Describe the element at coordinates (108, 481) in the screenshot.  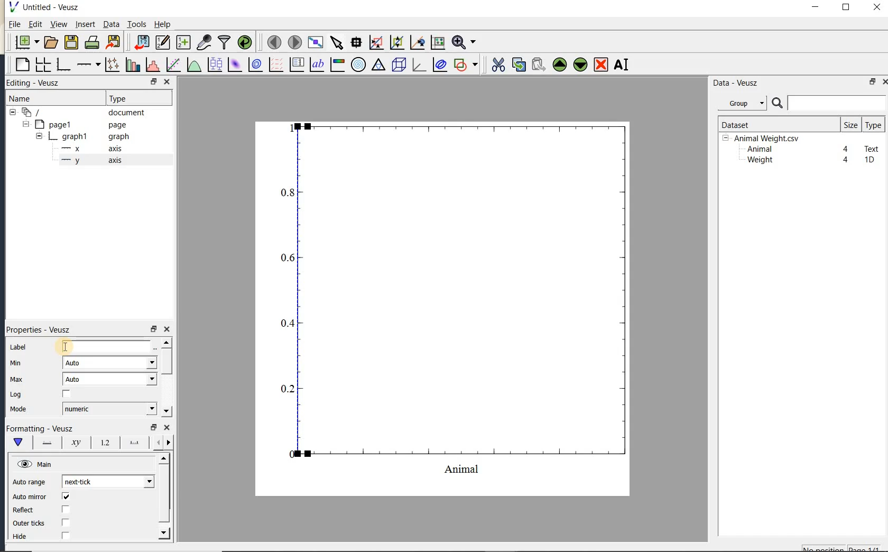
I see `next click` at that location.